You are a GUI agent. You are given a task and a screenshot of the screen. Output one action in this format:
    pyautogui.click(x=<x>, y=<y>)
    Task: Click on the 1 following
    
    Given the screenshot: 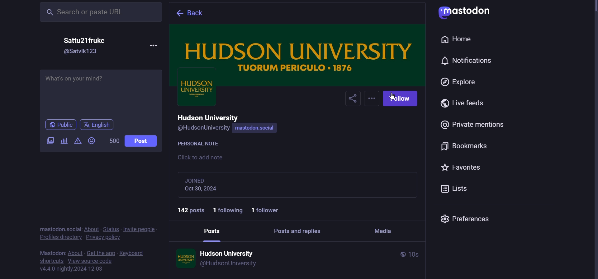 What is the action you would take?
    pyautogui.click(x=229, y=211)
    